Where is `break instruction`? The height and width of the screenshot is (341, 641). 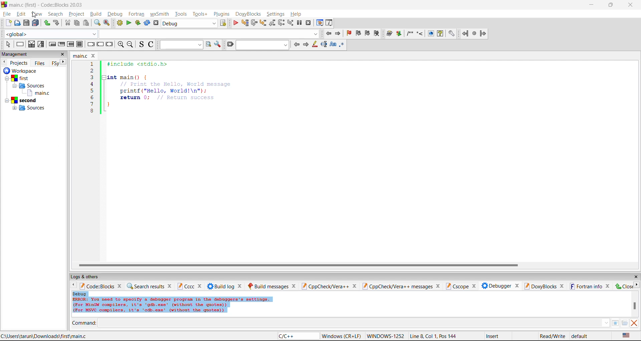 break instruction is located at coordinates (90, 44).